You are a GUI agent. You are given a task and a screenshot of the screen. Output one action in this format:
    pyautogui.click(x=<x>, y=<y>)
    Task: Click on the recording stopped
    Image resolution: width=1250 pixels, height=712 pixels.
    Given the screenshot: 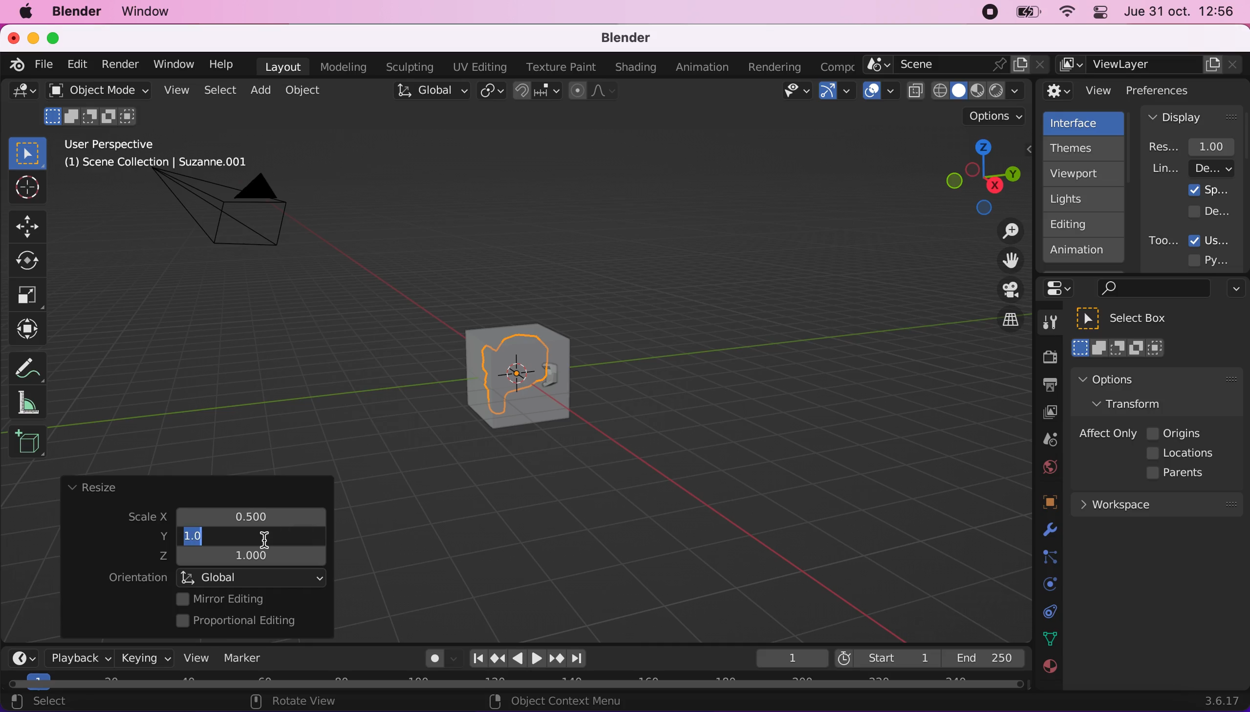 What is the action you would take?
    pyautogui.click(x=986, y=14)
    